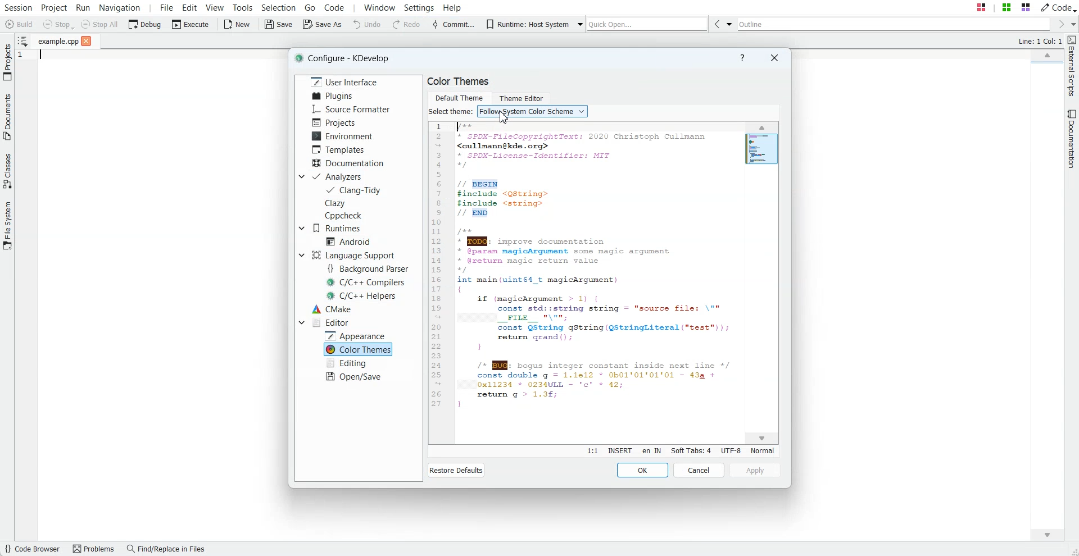 This screenshot has width=1079, height=556. What do you see at coordinates (762, 450) in the screenshot?
I see `Normal` at bounding box center [762, 450].